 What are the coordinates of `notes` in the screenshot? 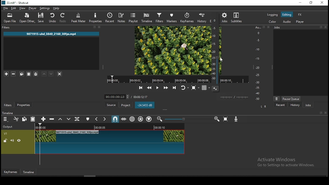 It's located at (122, 17).